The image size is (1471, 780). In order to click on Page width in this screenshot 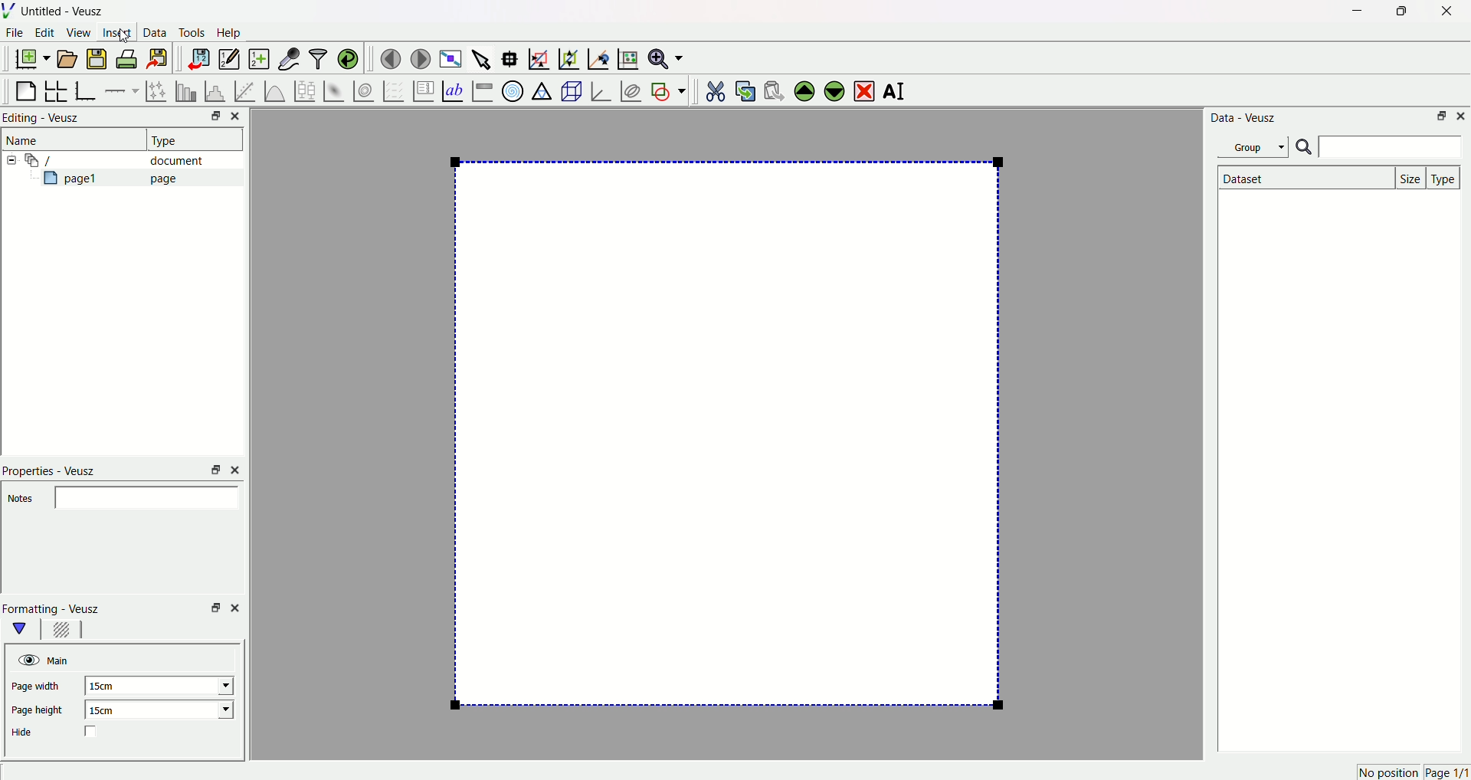, I will do `click(41, 687)`.